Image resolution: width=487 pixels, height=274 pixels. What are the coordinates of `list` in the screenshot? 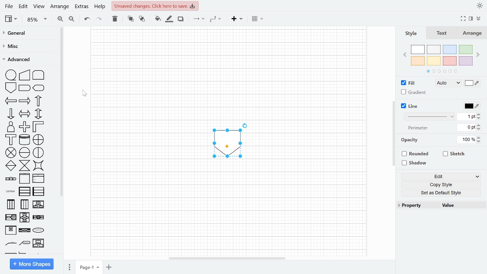 It's located at (39, 178).